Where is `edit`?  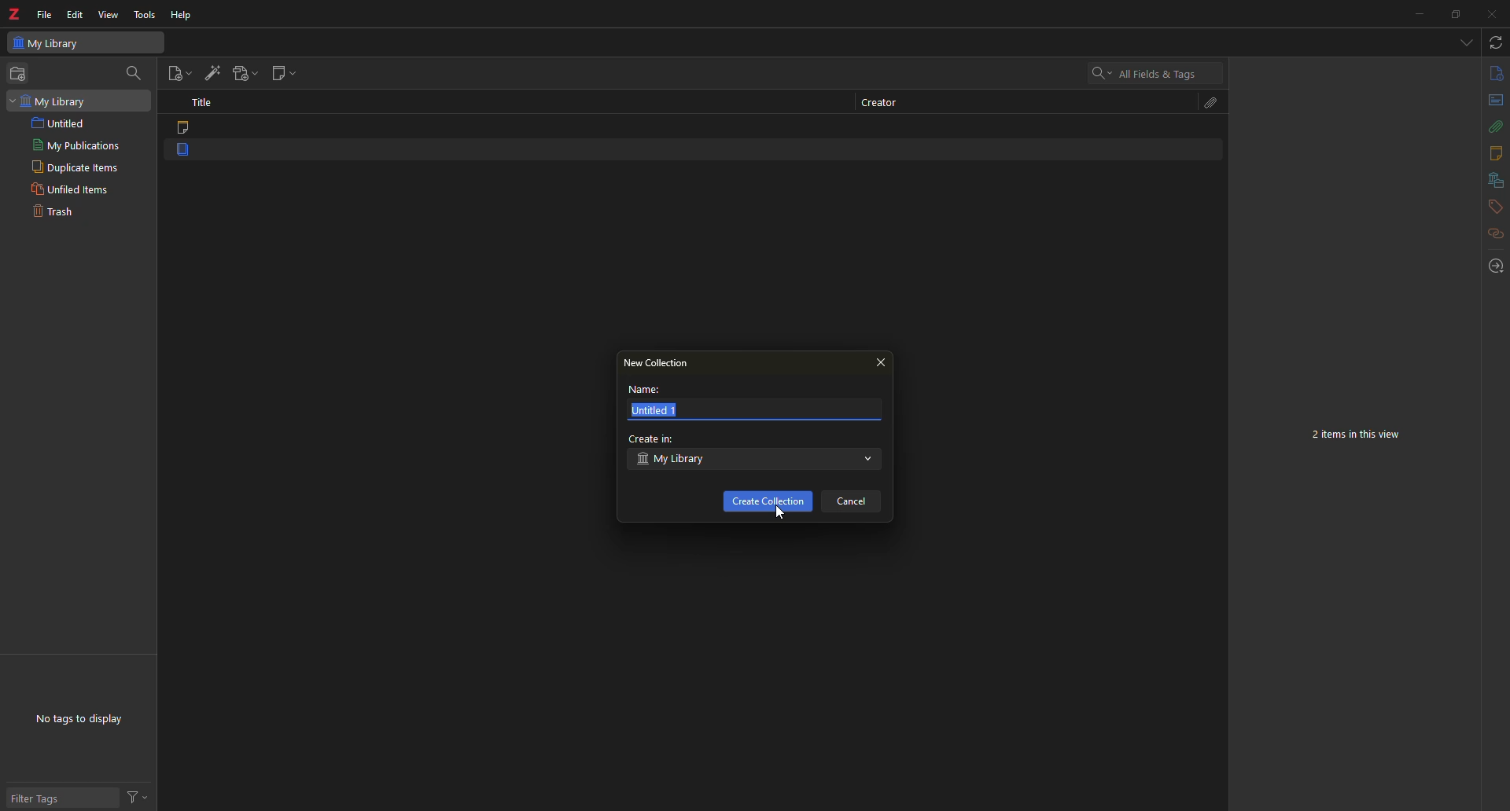
edit is located at coordinates (74, 14).